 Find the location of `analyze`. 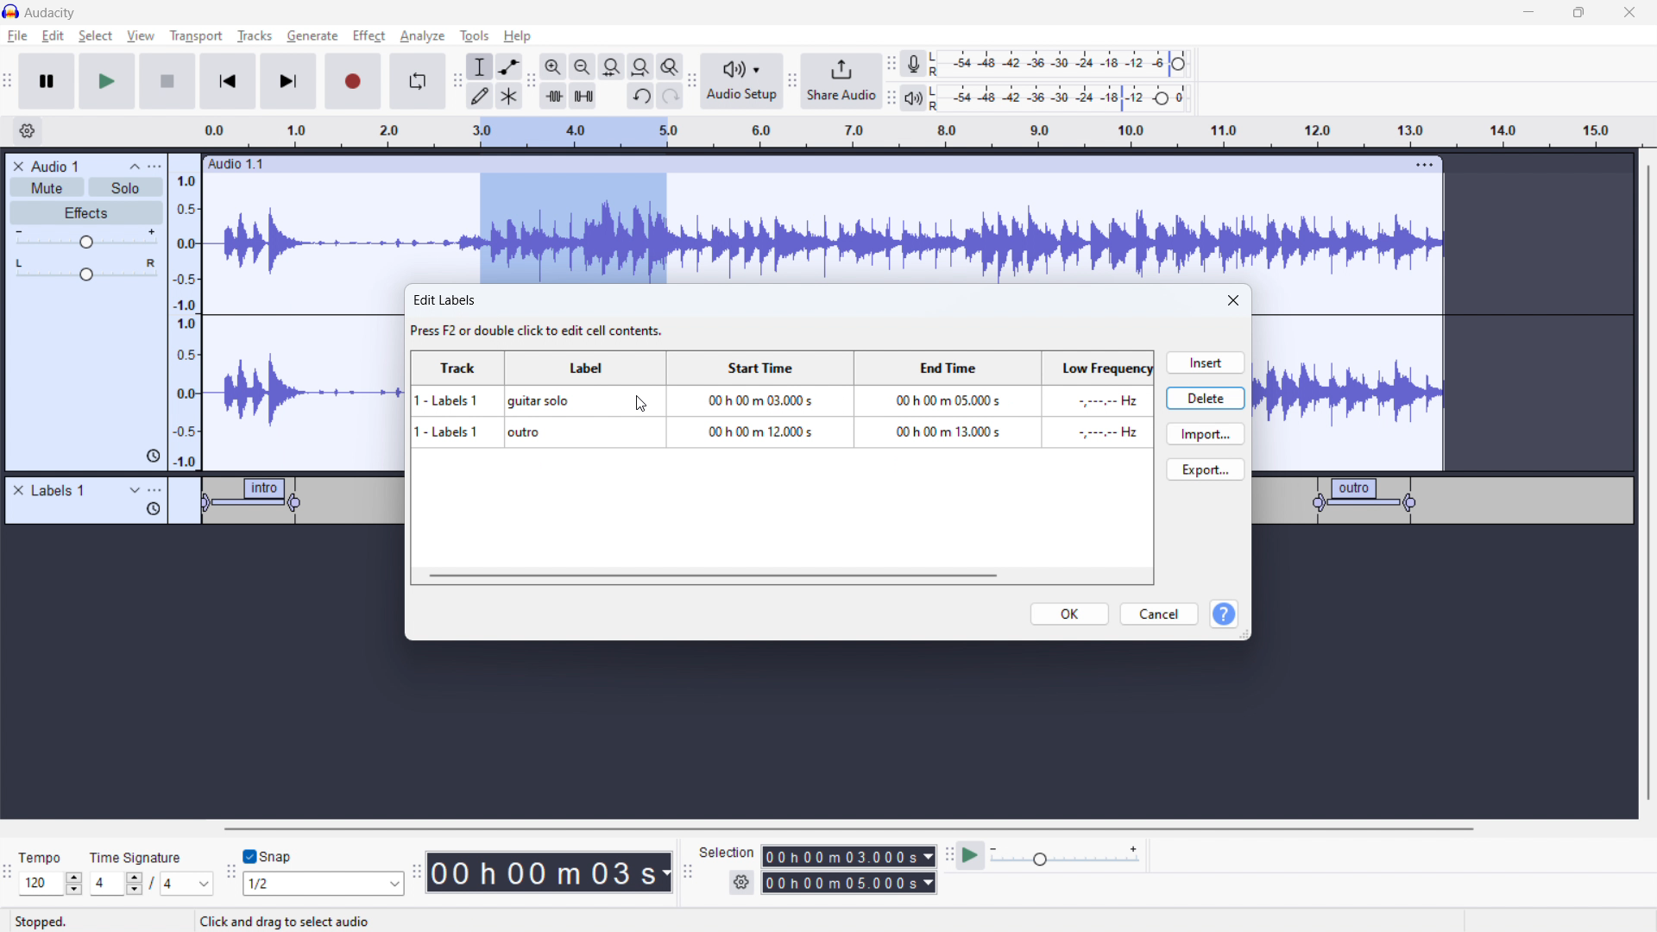

analyze is located at coordinates (420, 37).